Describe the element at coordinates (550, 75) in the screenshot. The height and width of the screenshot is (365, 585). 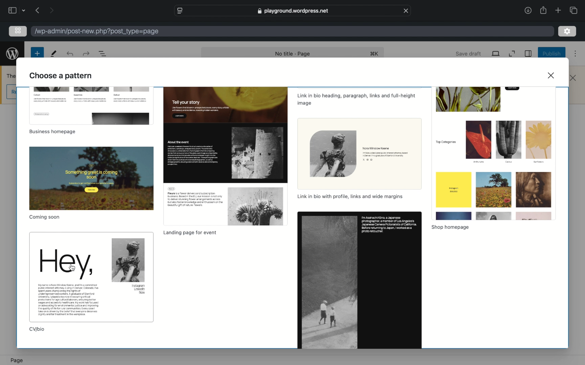
I see `close` at that location.